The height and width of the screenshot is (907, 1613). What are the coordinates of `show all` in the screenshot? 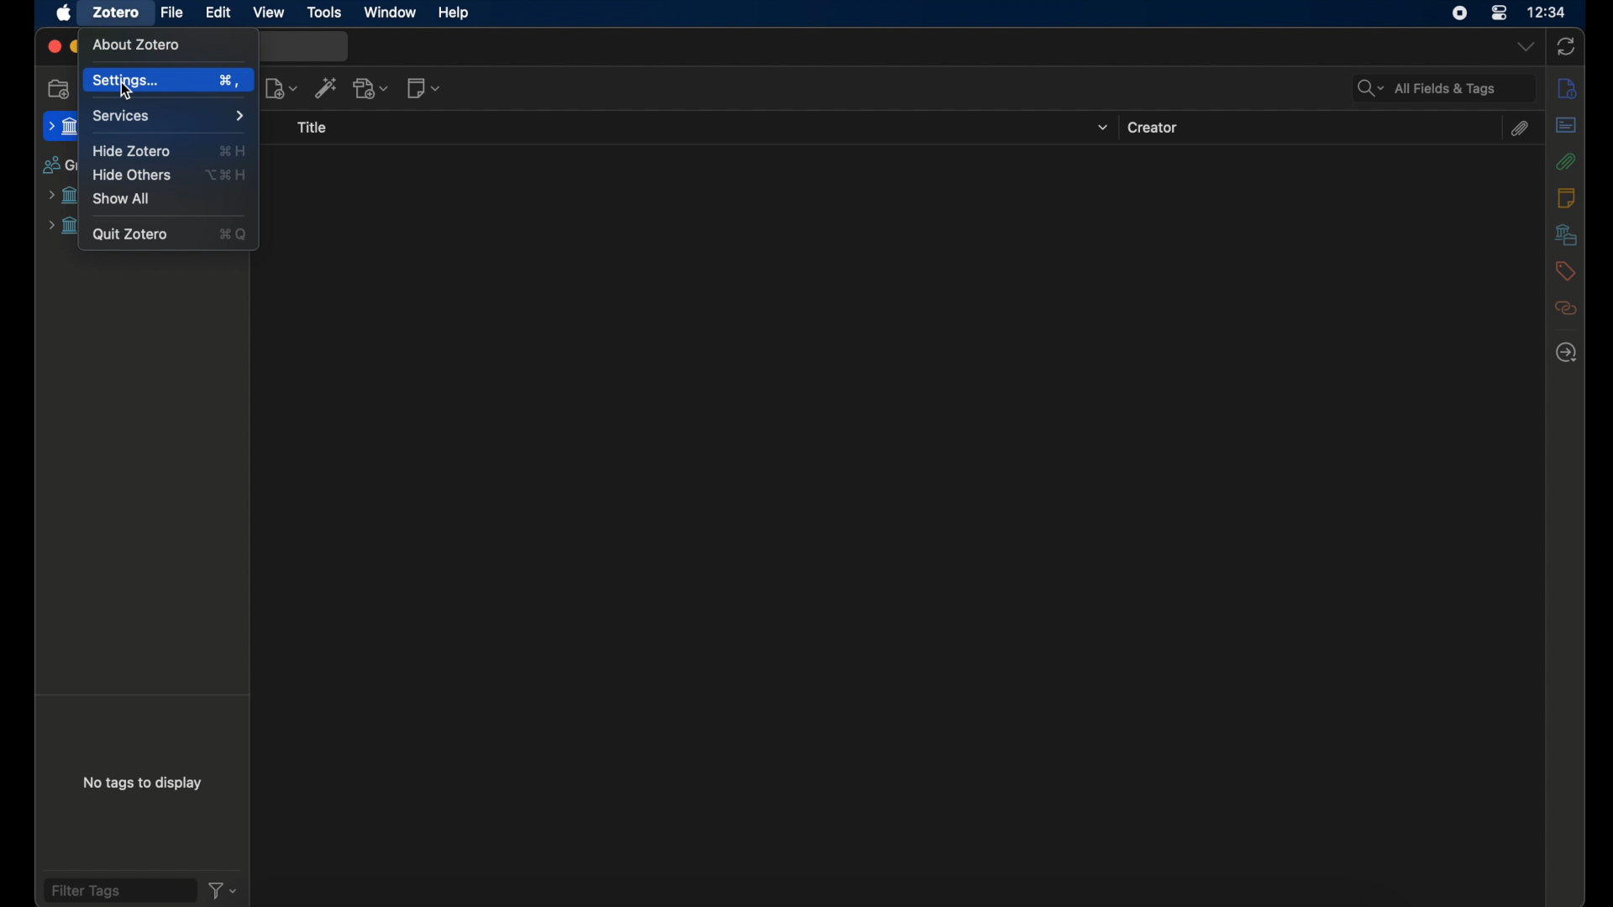 It's located at (123, 199).